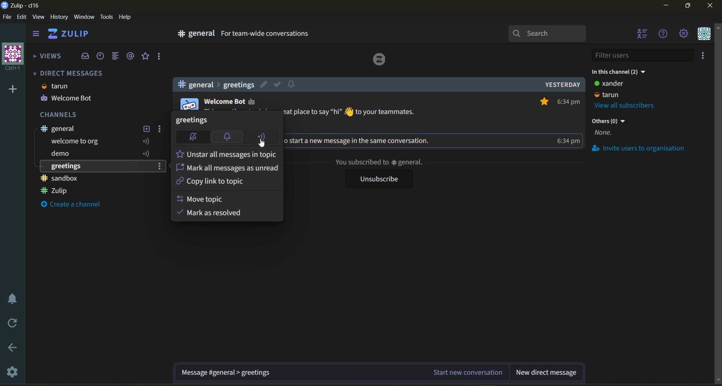  What do you see at coordinates (227, 155) in the screenshot?
I see `unstar all messages` at bounding box center [227, 155].